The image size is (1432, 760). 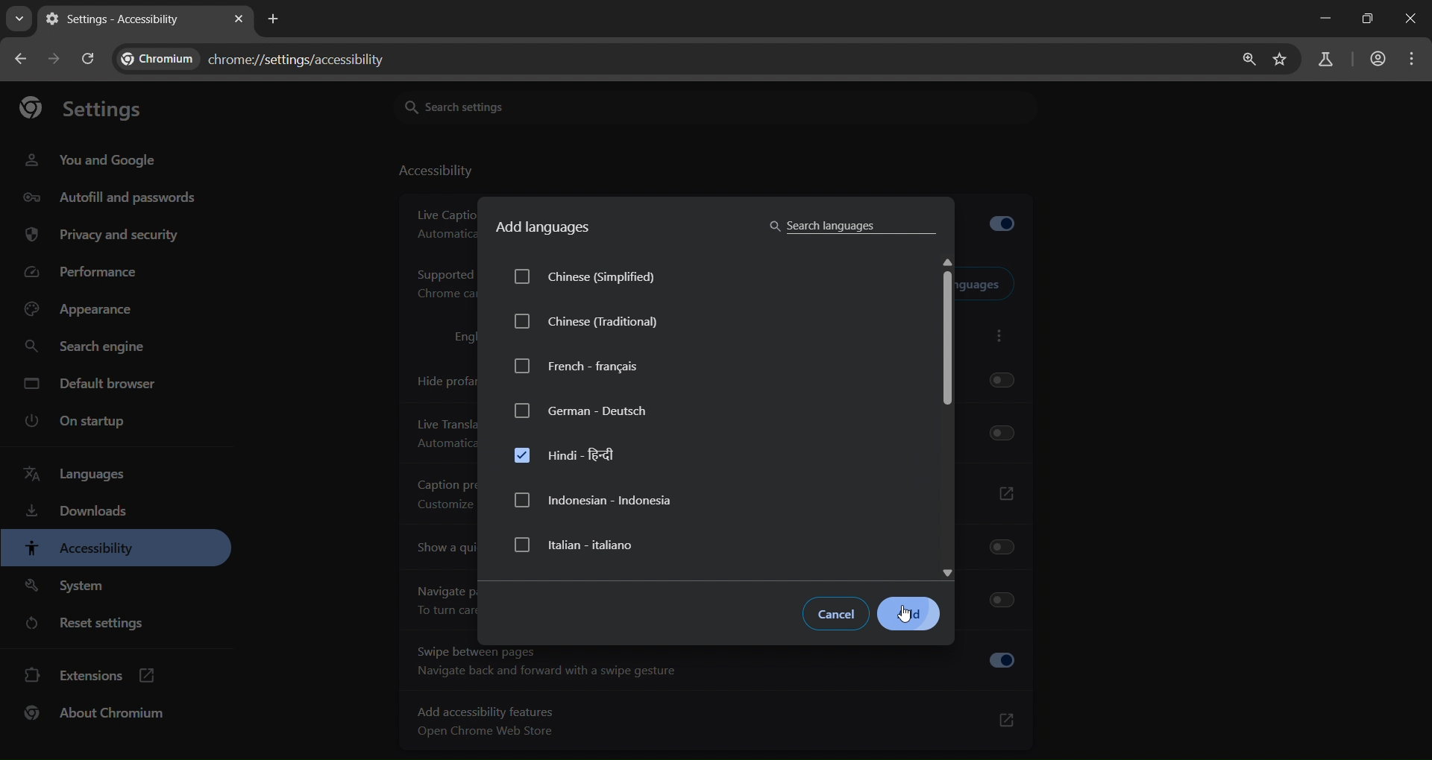 What do you see at coordinates (589, 325) in the screenshot?
I see `chinese (traditional)` at bounding box center [589, 325].